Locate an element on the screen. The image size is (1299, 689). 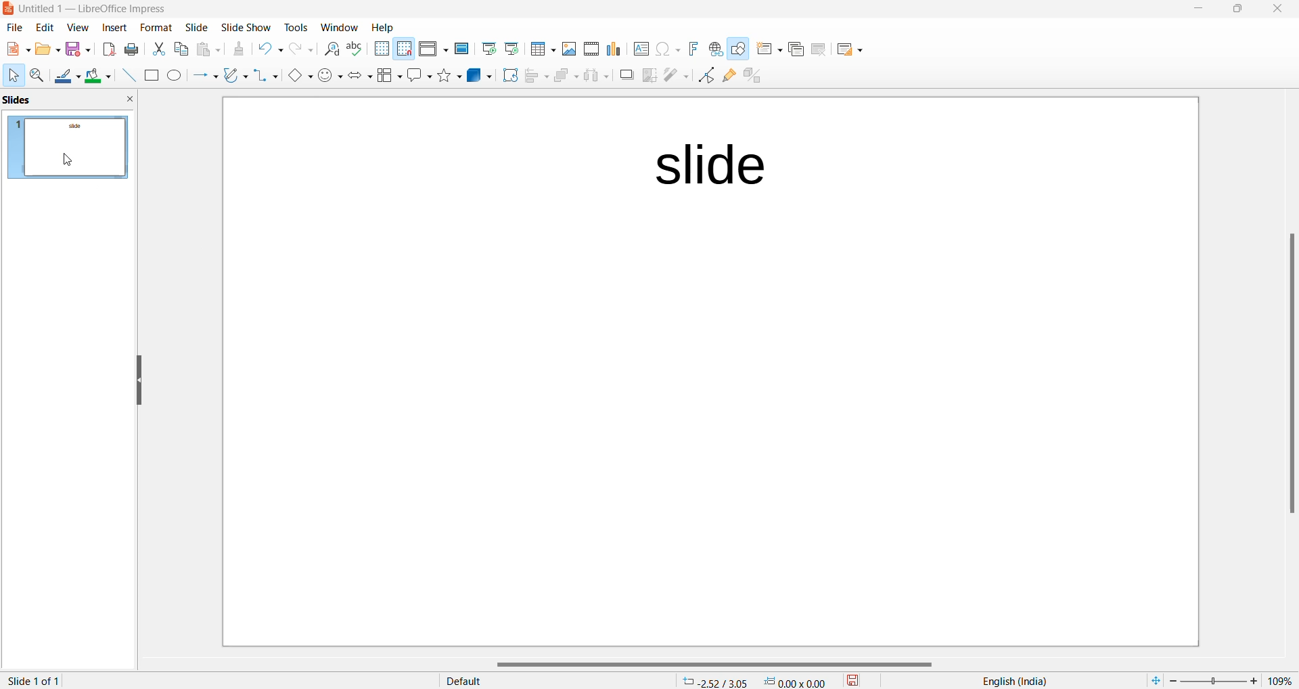
display grid is located at coordinates (381, 49).